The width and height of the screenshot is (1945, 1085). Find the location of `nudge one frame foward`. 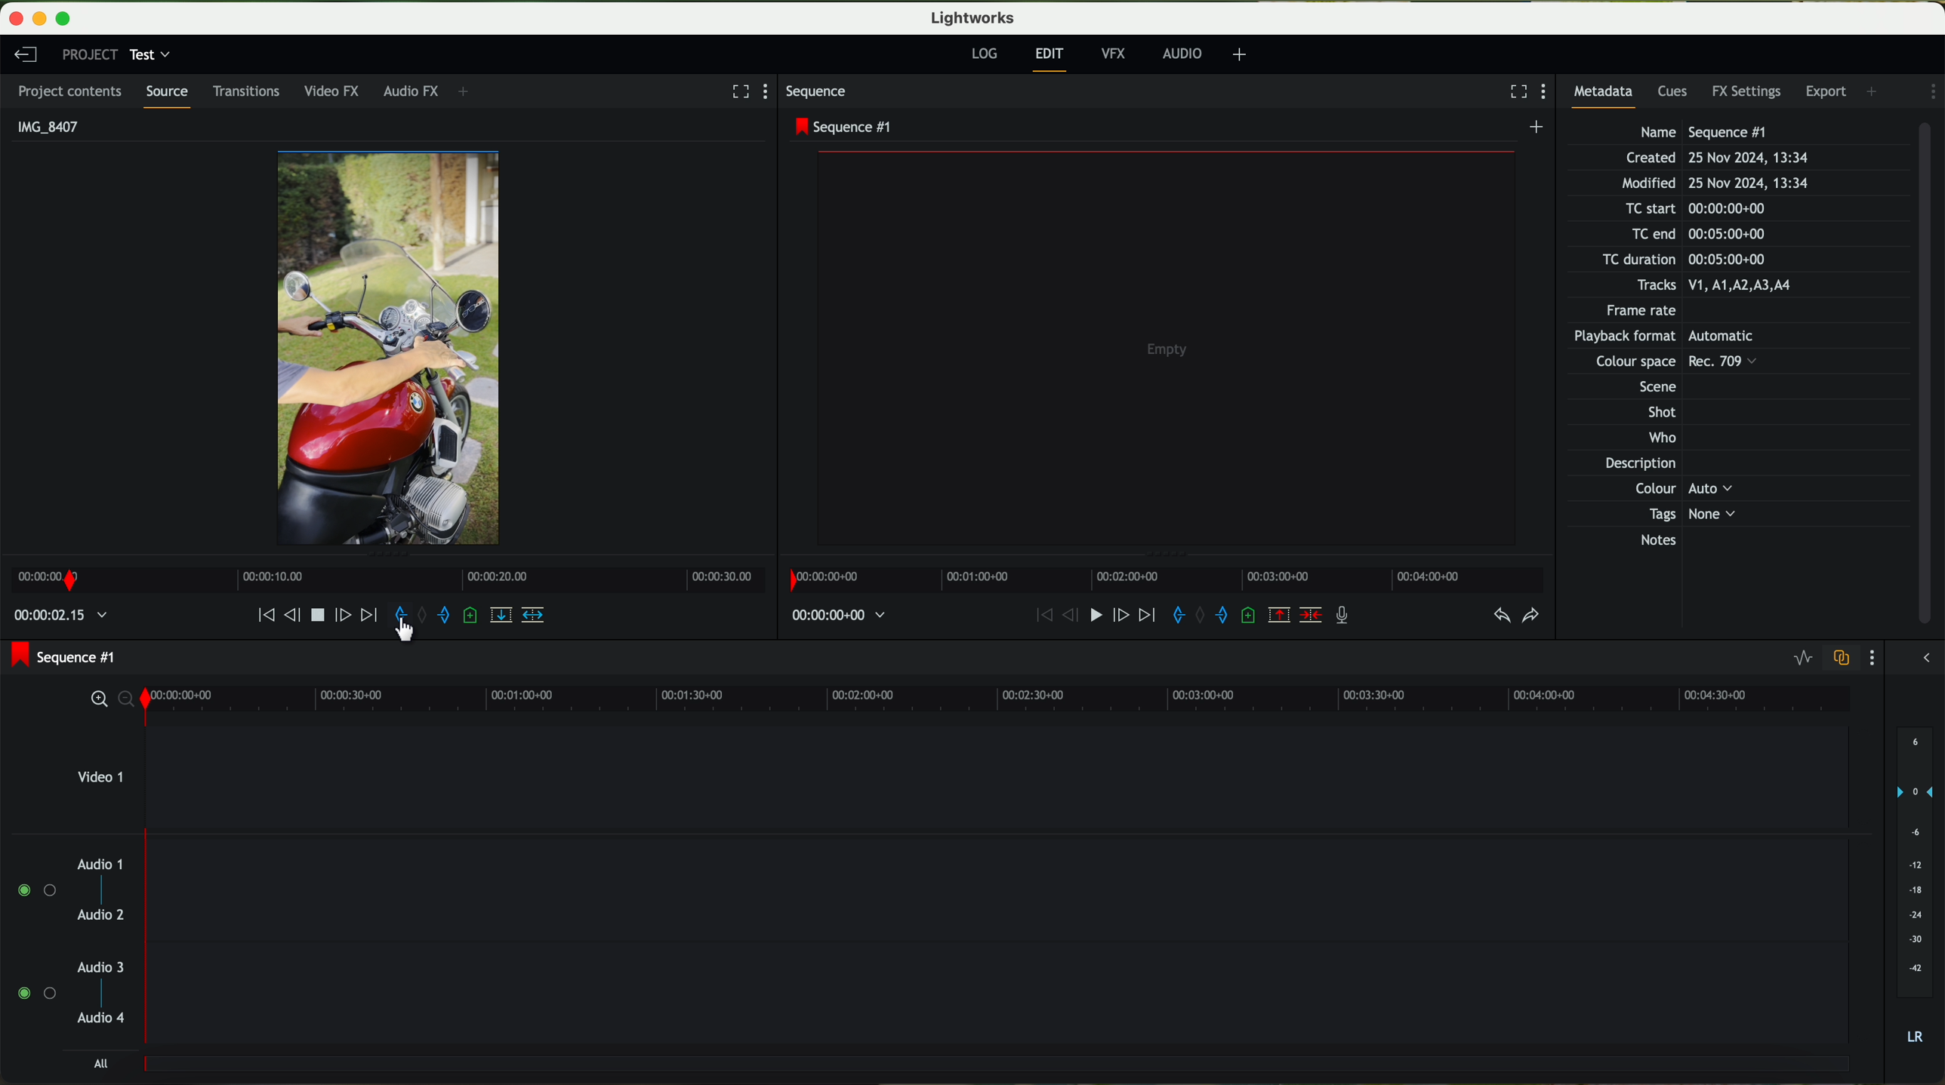

nudge one frame foward is located at coordinates (1117, 616).